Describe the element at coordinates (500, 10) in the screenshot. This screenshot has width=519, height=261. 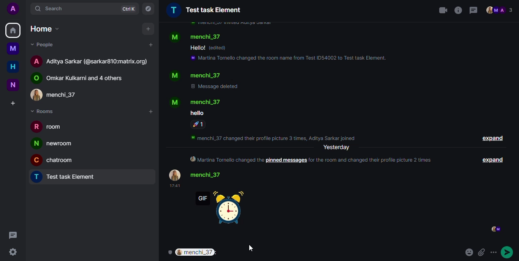
I see `people` at that location.